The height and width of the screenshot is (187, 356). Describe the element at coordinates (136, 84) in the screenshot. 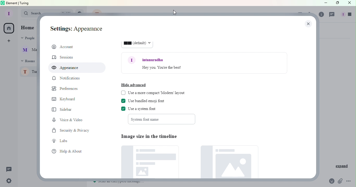

I see `Hide advanced` at that location.